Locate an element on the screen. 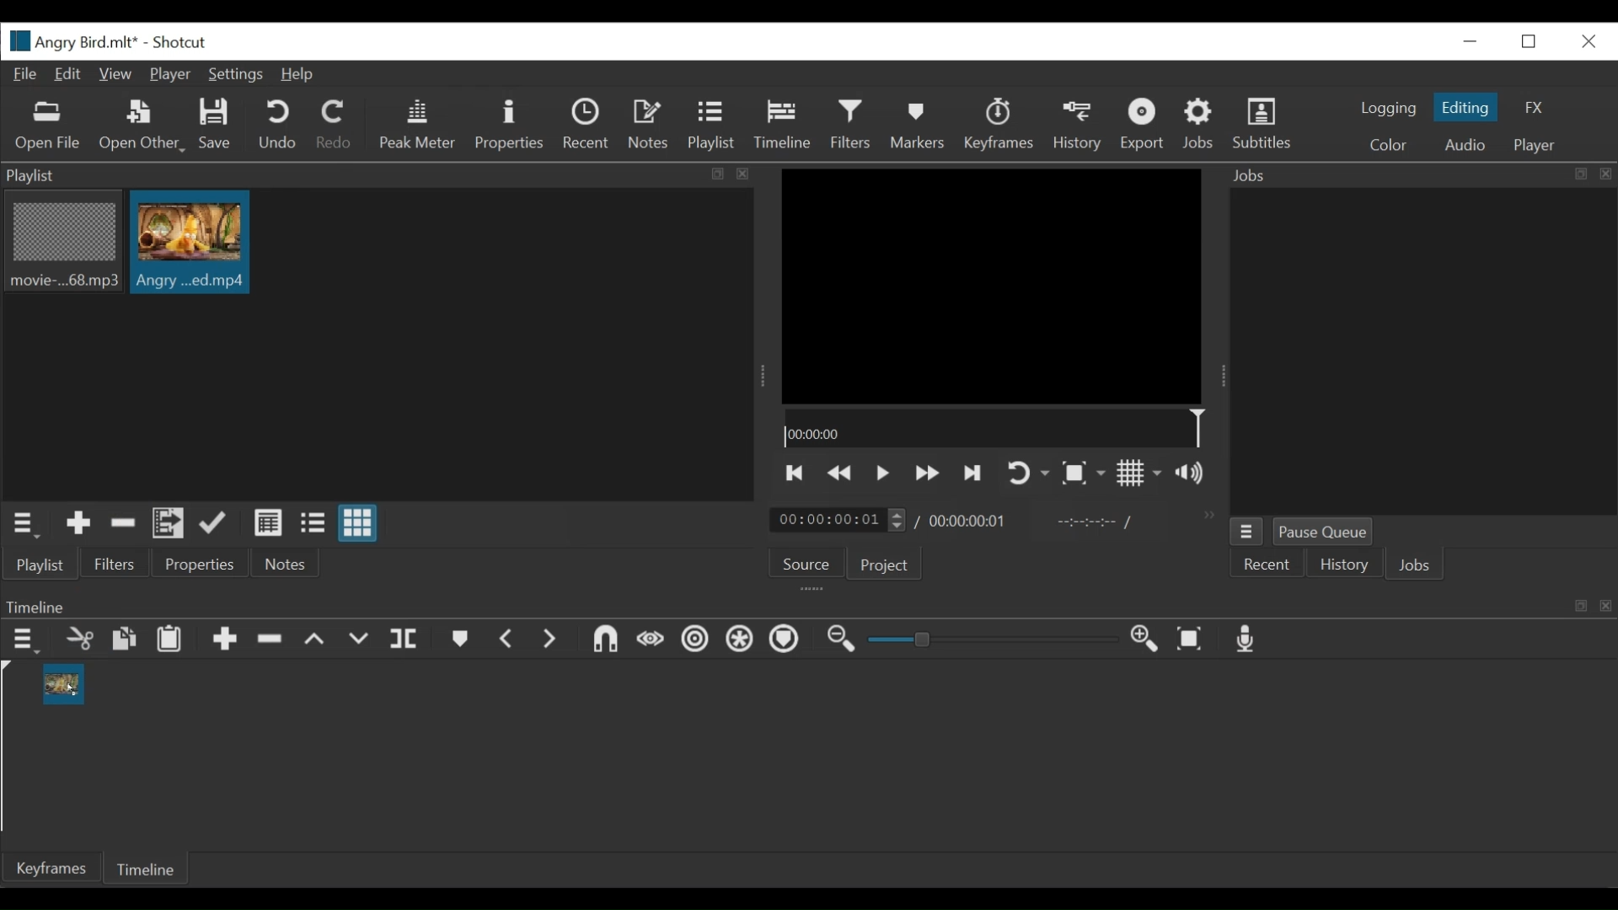 This screenshot has height=910, width=1618. Playlist is located at coordinates (714, 126).